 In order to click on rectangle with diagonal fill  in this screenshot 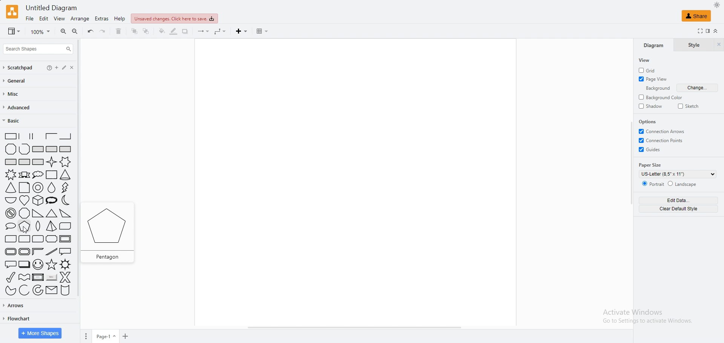, I will do `click(38, 149)`.